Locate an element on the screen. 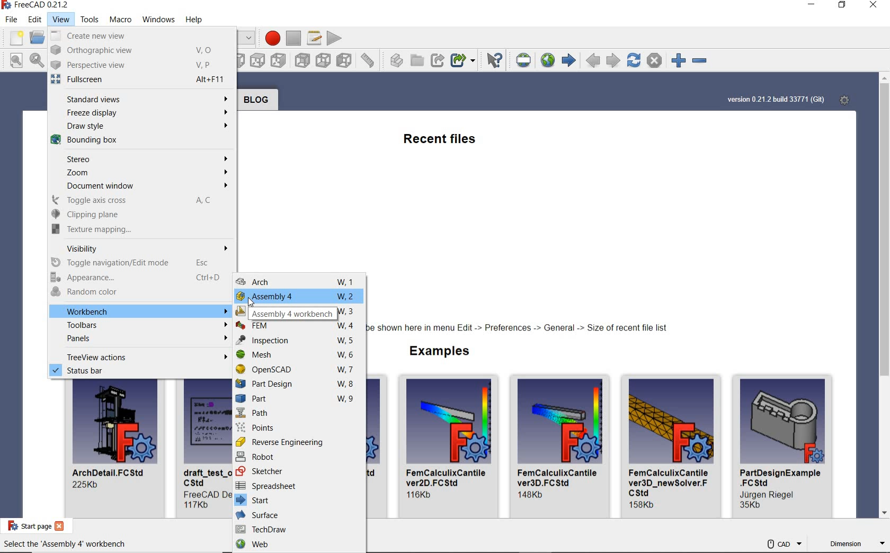  openSCAD is located at coordinates (298, 369).